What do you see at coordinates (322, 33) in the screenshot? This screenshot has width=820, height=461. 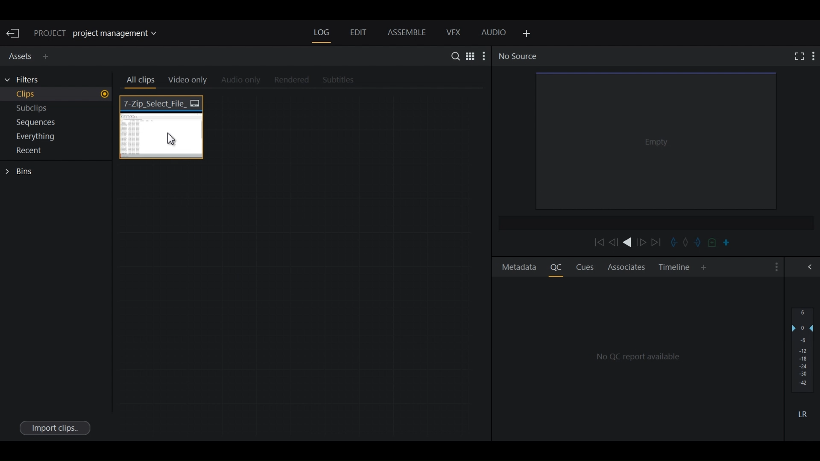 I see `Log` at bounding box center [322, 33].